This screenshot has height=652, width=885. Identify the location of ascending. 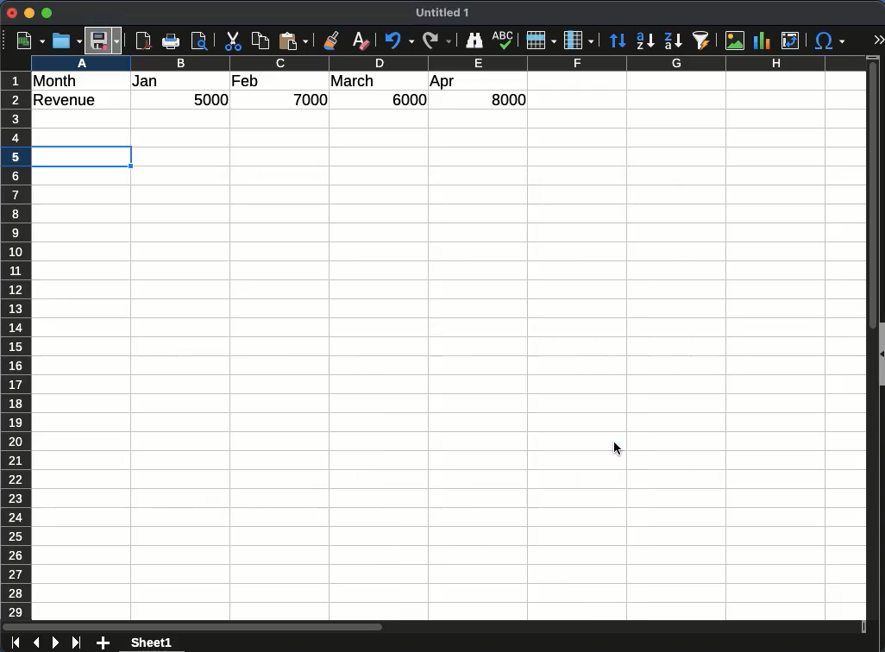
(645, 41).